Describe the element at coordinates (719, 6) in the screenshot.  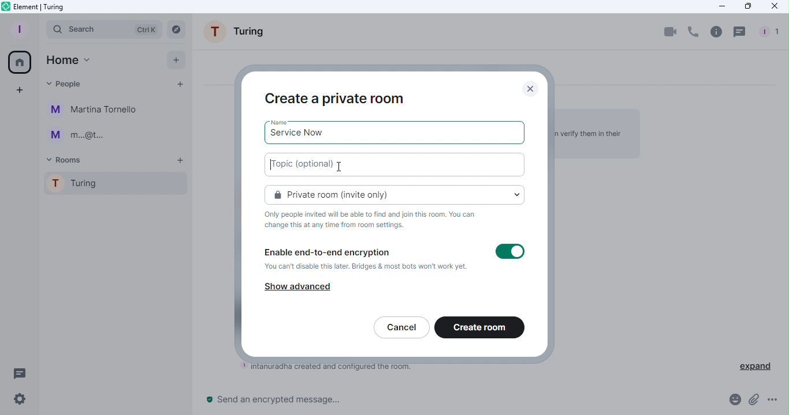
I see `Minimize` at that location.